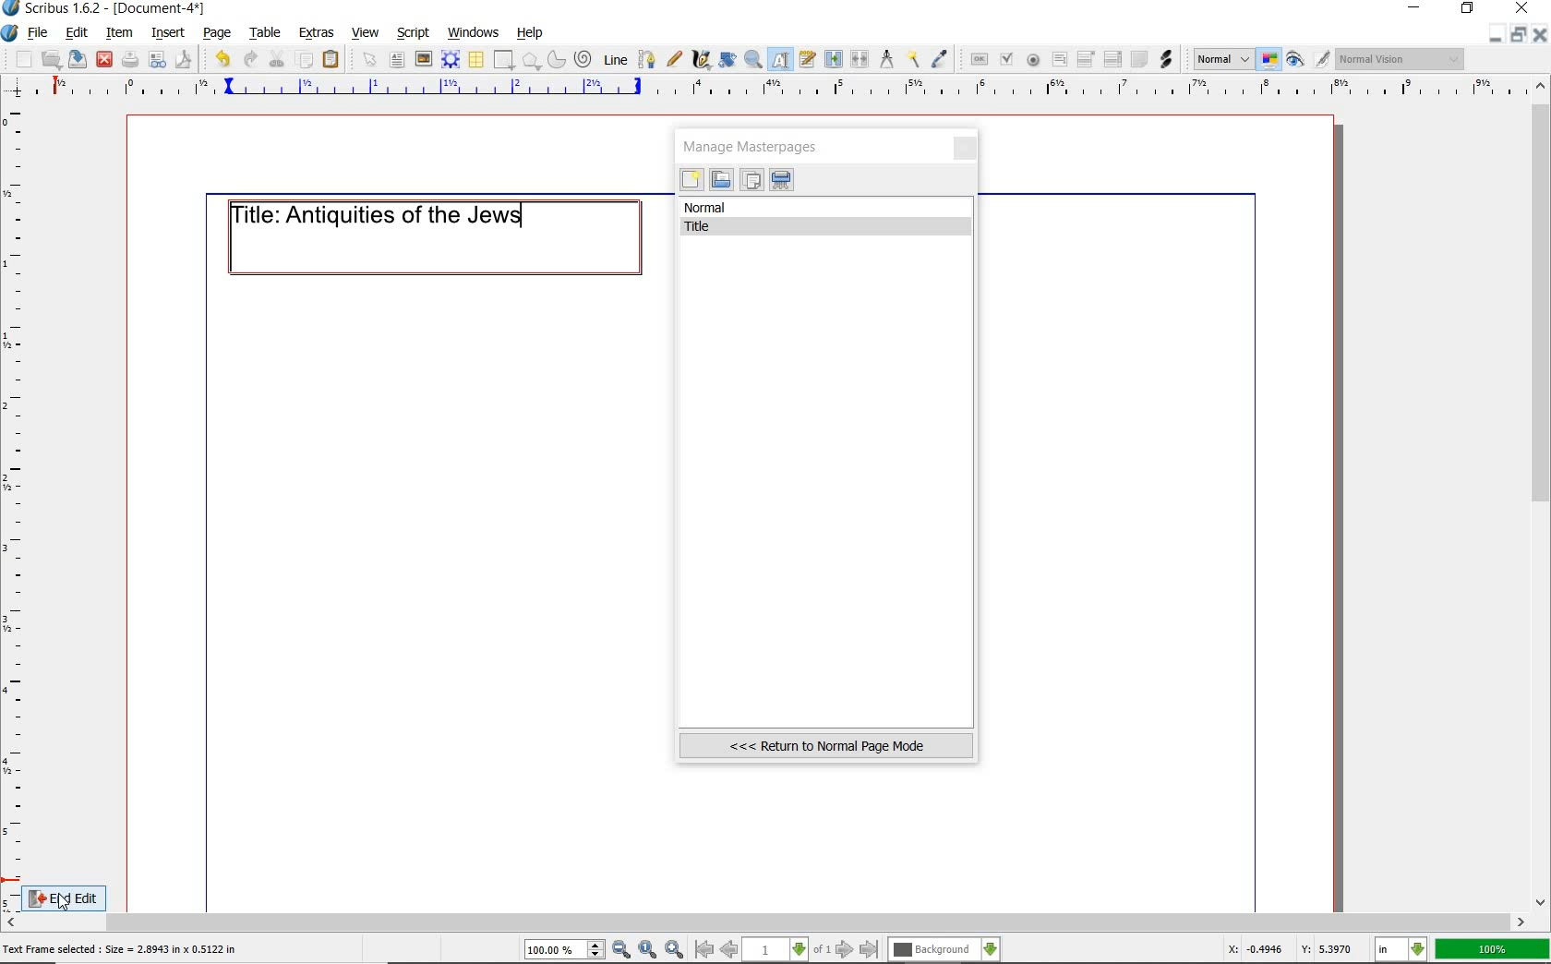 The height and width of the screenshot is (964, 1551). What do you see at coordinates (941, 59) in the screenshot?
I see `eye dropper` at bounding box center [941, 59].